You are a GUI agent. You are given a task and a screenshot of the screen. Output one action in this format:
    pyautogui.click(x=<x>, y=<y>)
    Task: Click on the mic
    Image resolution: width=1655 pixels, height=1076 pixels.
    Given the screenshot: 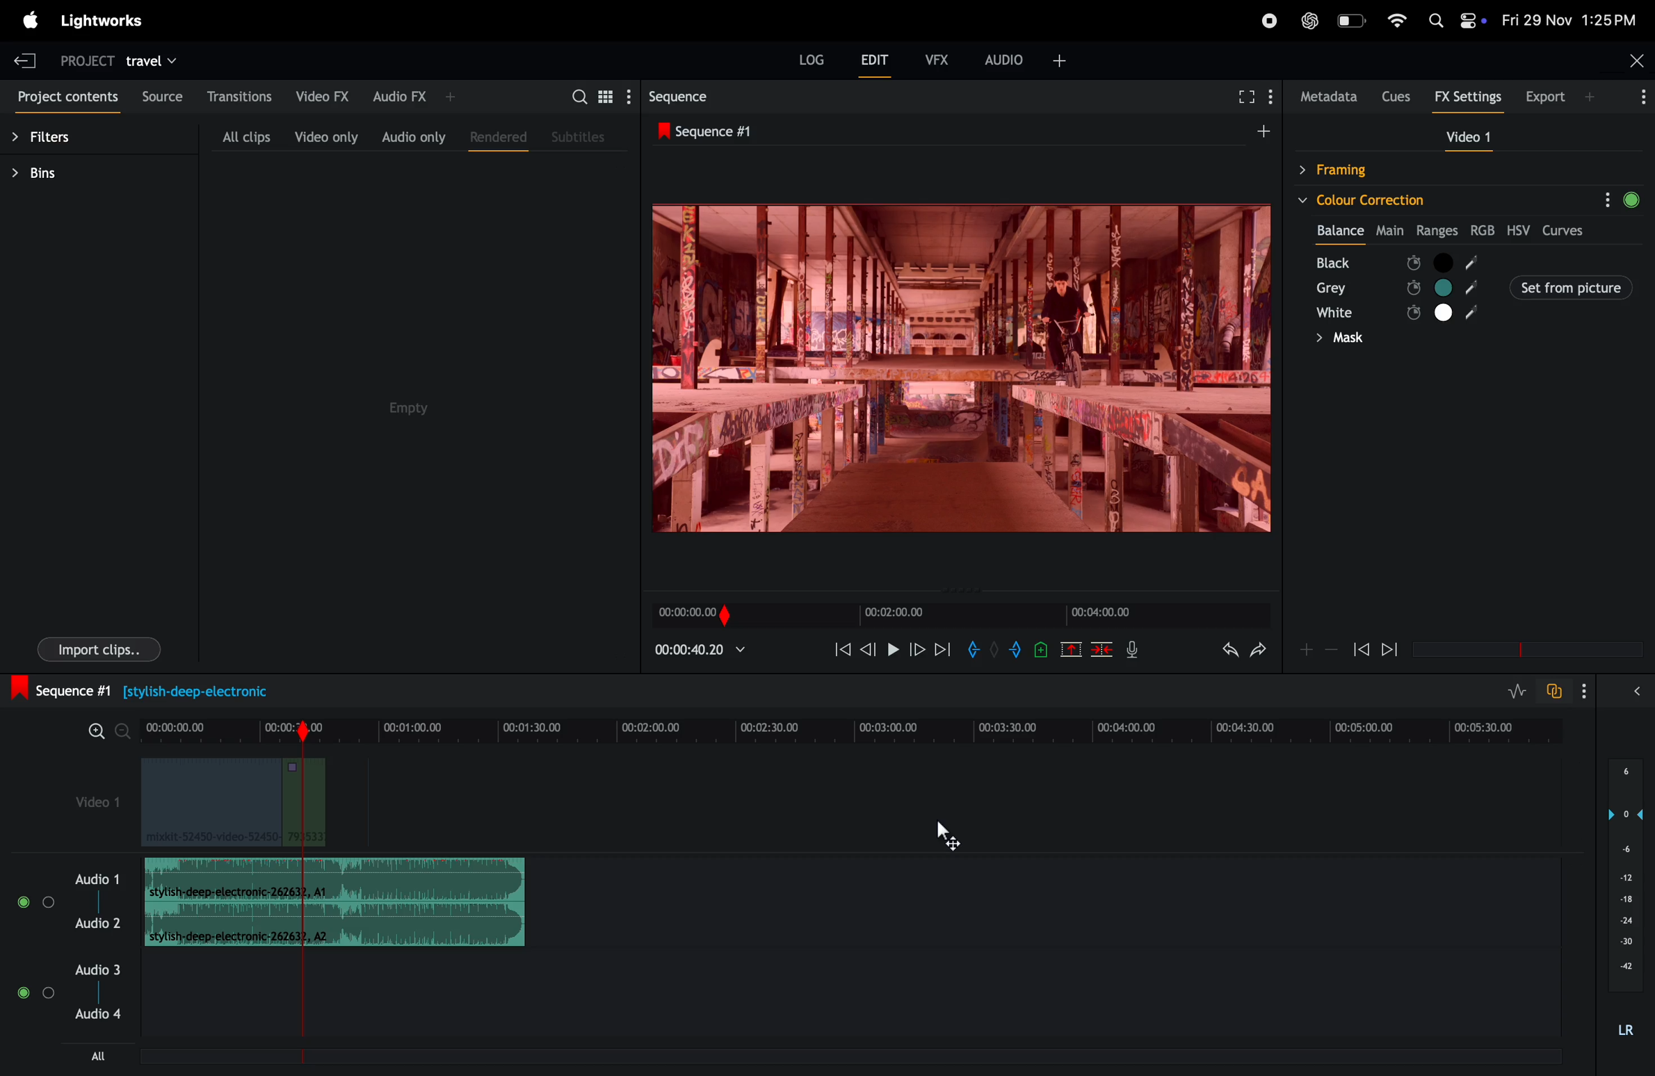 What is the action you would take?
    pyautogui.click(x=1136, y=649)
    